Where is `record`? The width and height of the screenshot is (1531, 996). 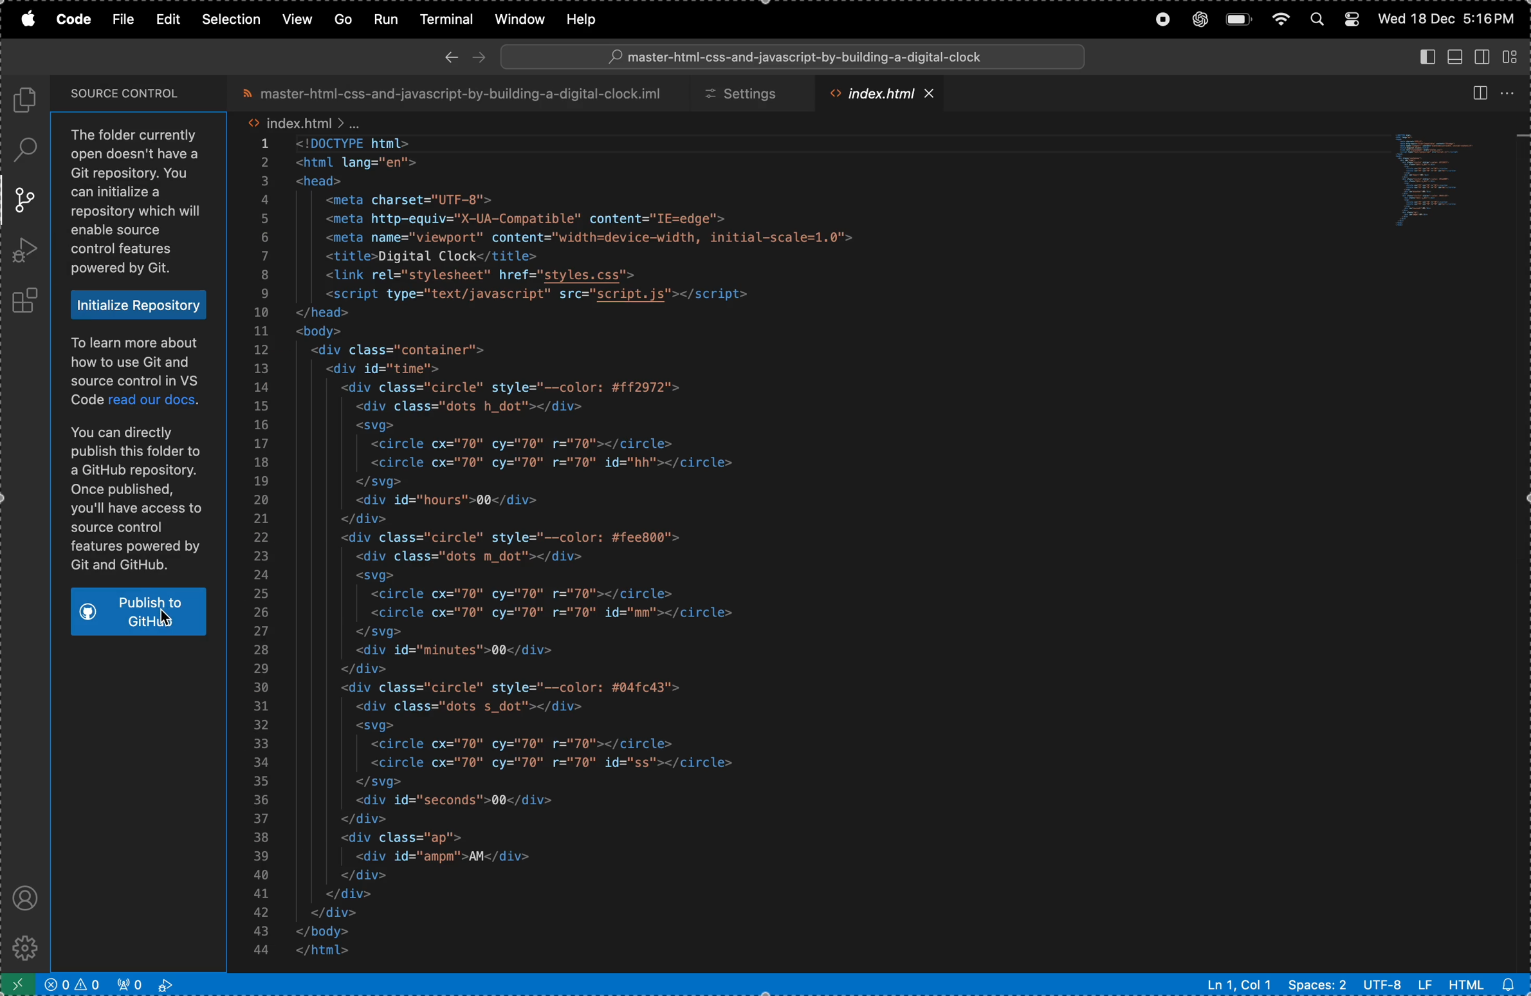
record is located at coordinates (1161, 20).